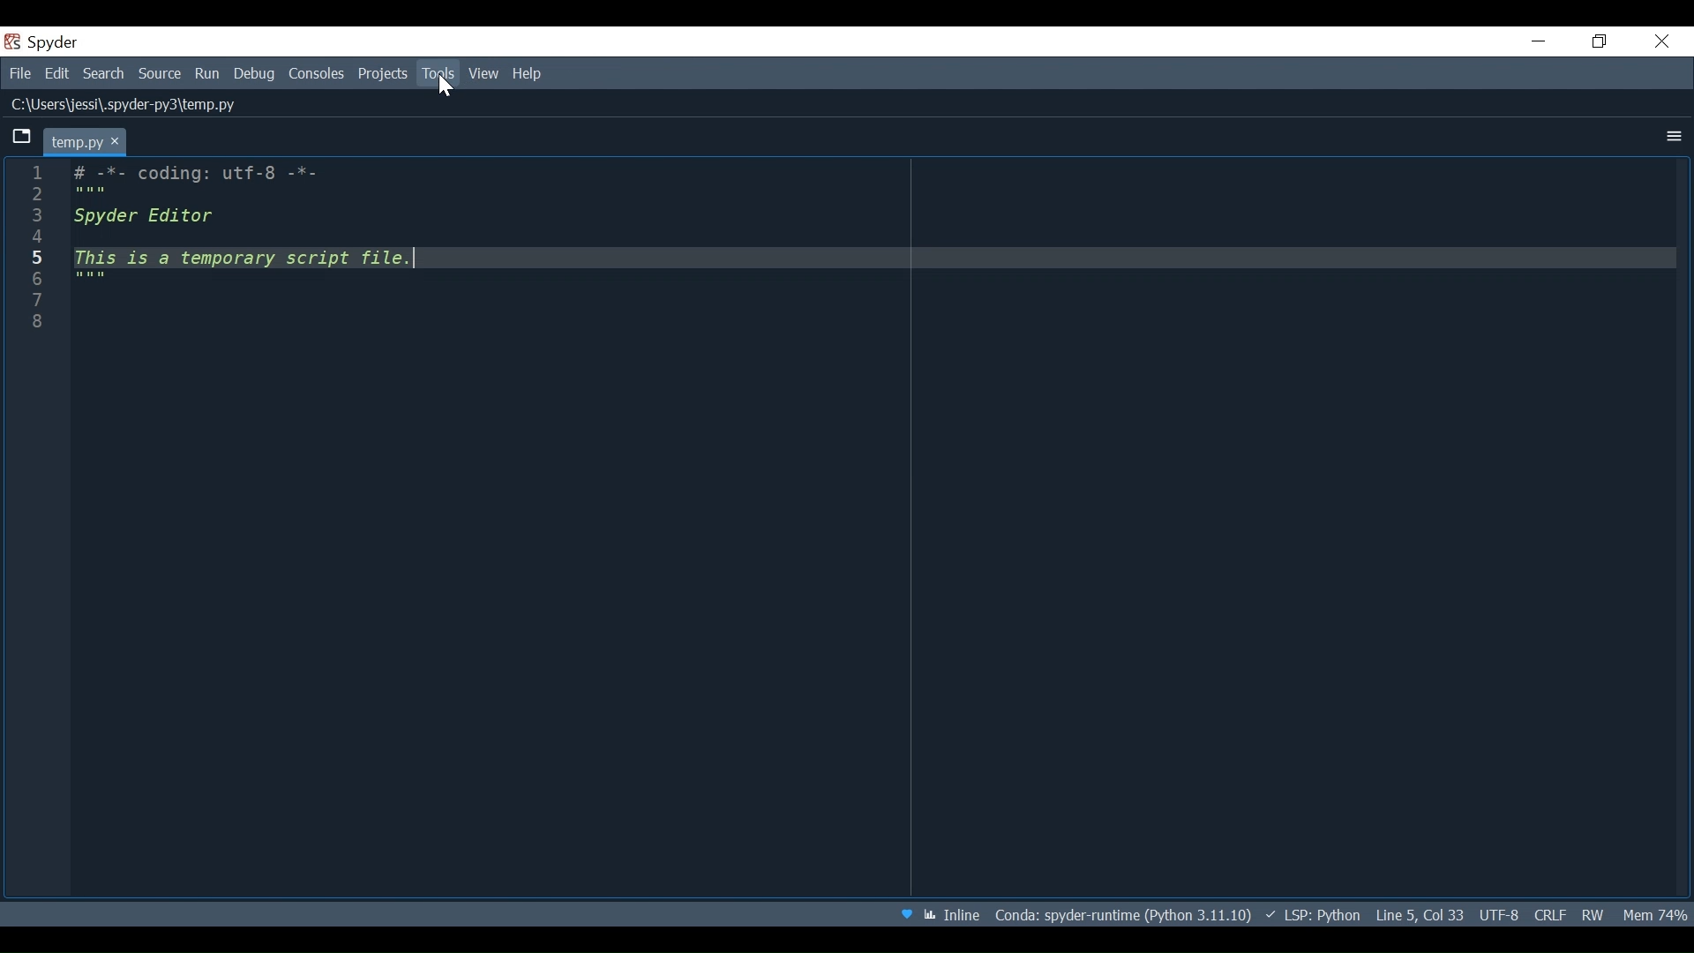 The image size is (1694, 953). Describe the element at coordinates (41, 43) in the screenshot. I see `Spyder Desktop Icon` at that location.